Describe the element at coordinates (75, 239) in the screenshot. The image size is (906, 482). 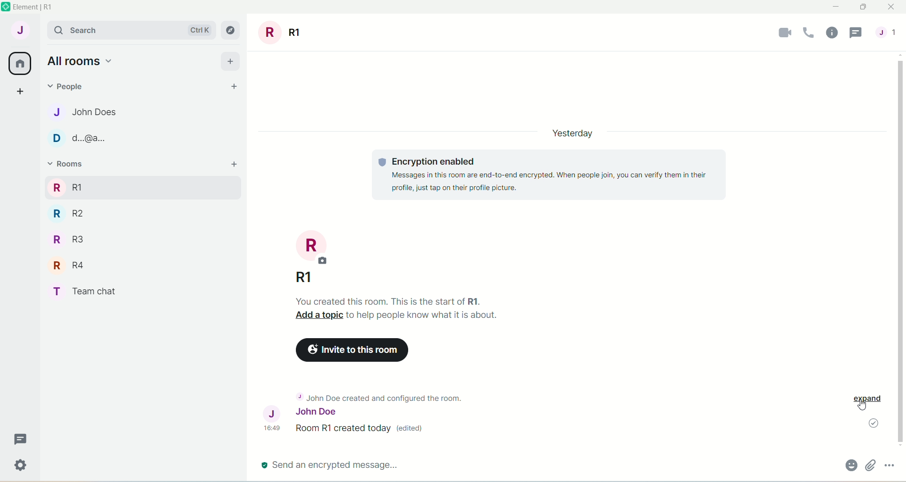
I see `R3` at that location.